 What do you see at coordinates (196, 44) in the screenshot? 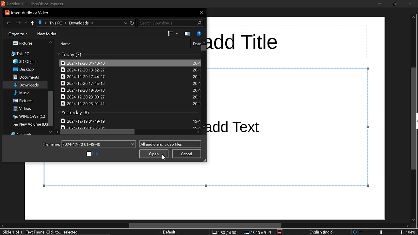
I see `date` at bounding box center [196, 44].